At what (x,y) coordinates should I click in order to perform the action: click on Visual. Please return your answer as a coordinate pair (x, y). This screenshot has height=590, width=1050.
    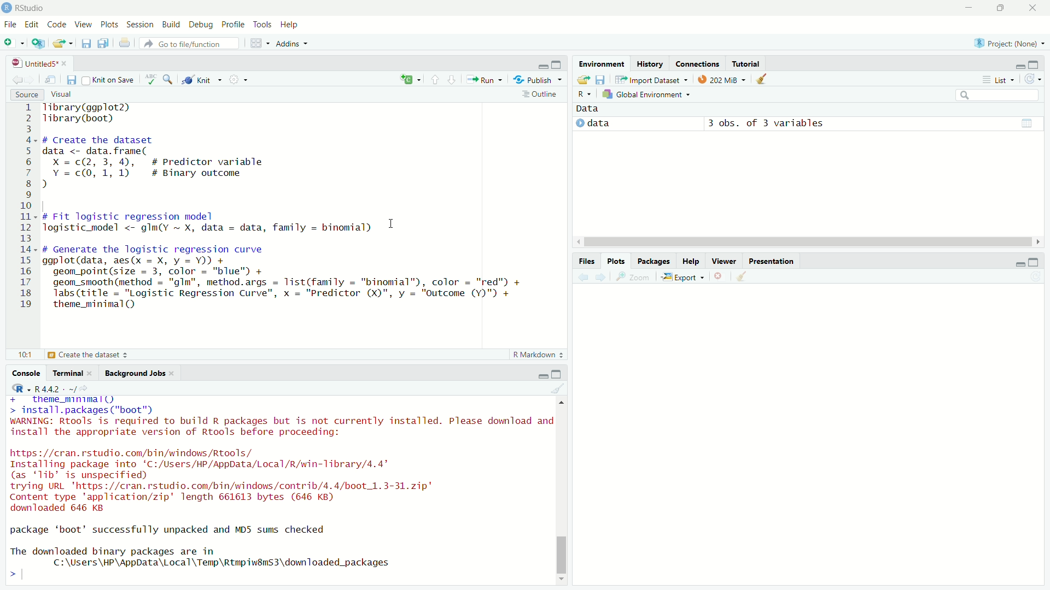
    Looking at the image, I should click on (61, 93).